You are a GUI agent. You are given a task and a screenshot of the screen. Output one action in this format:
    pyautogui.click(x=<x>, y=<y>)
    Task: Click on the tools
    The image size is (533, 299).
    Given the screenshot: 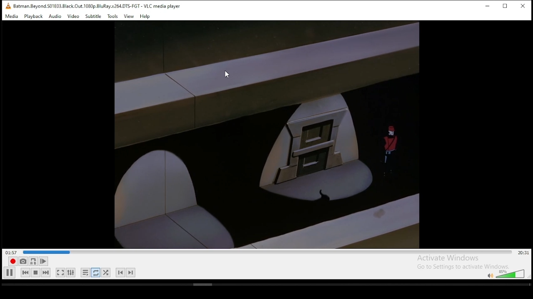 What is the action you would take?
    pyautogui.click(x=113, y=17)
    